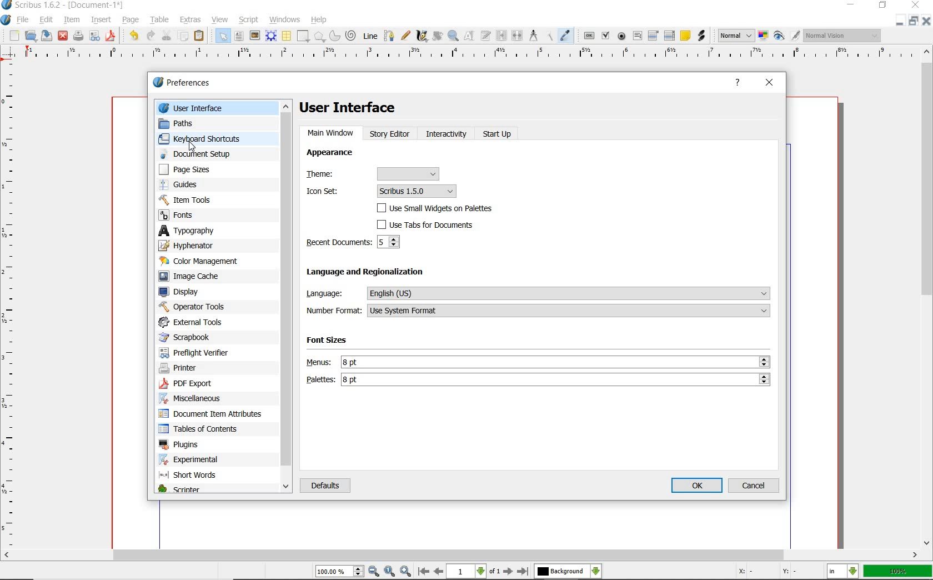 Image resolution: width=933 pixels, height=580 pixels. Describe the element at coordinates (192, 20) in the screenshot. I see `extras` at that location.